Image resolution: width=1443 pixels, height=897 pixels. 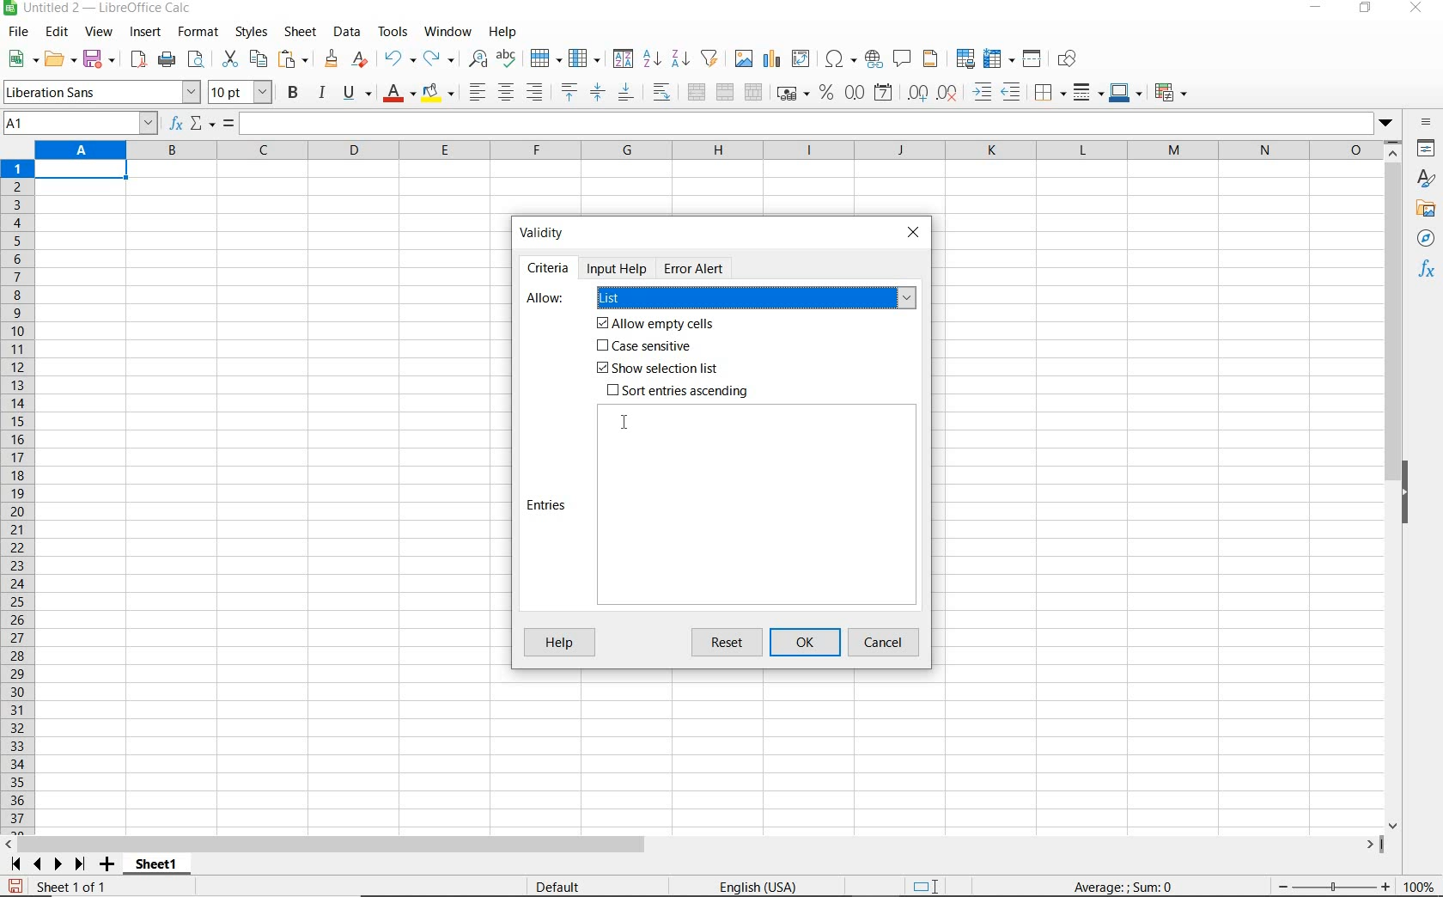 What do you see at coordinates (100, 59) in the screenshot?
I see `save` at bounding box center [100, 59].